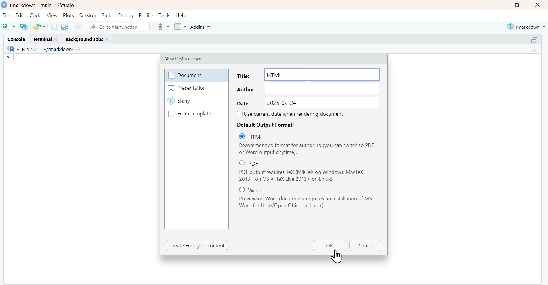  Describe the element at coordinates (517, 5) in the screenshot. I see `maximize` at that location.